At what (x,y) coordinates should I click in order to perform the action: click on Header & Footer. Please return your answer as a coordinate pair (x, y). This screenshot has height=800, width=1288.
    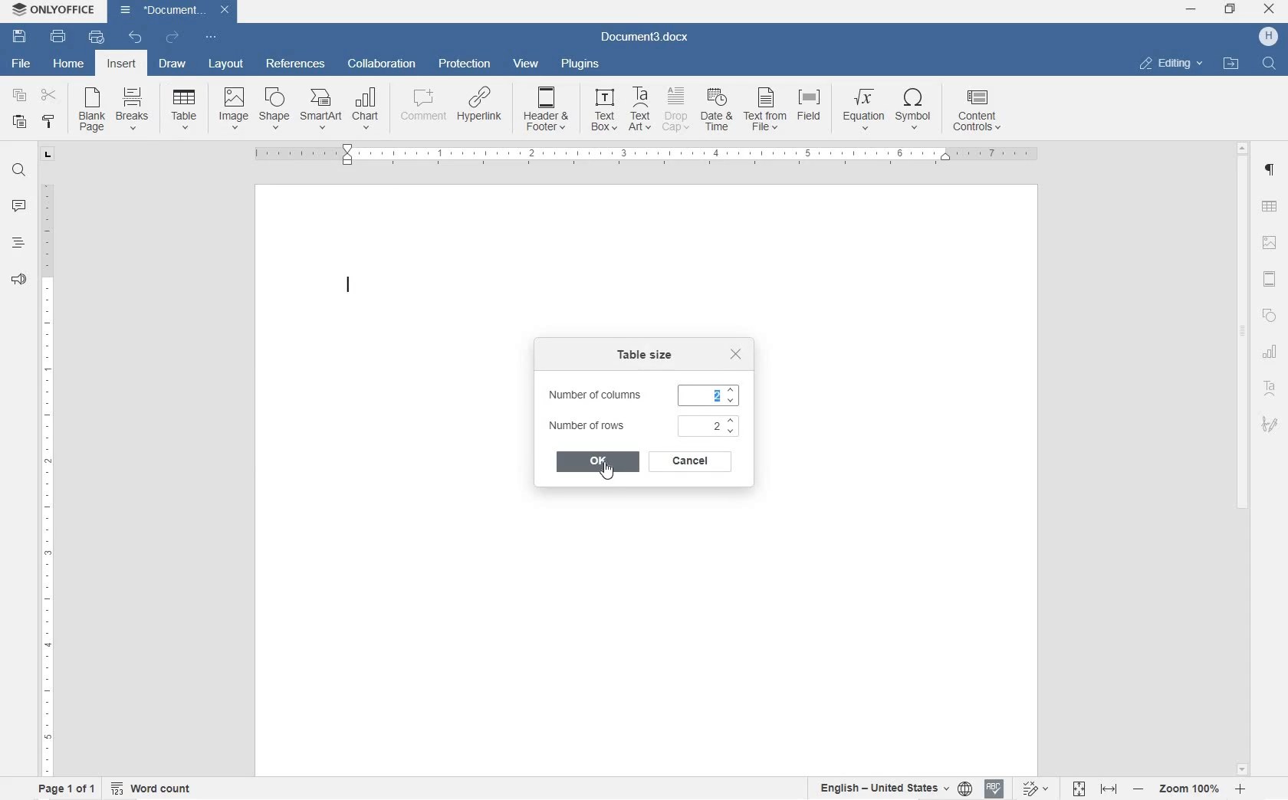
    Looking at the image, I should click on (547, 112).